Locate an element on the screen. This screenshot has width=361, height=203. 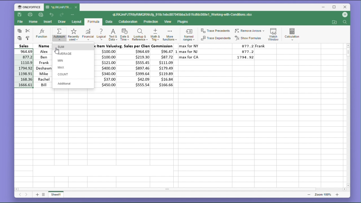
save is located at coordinates (20, 16).